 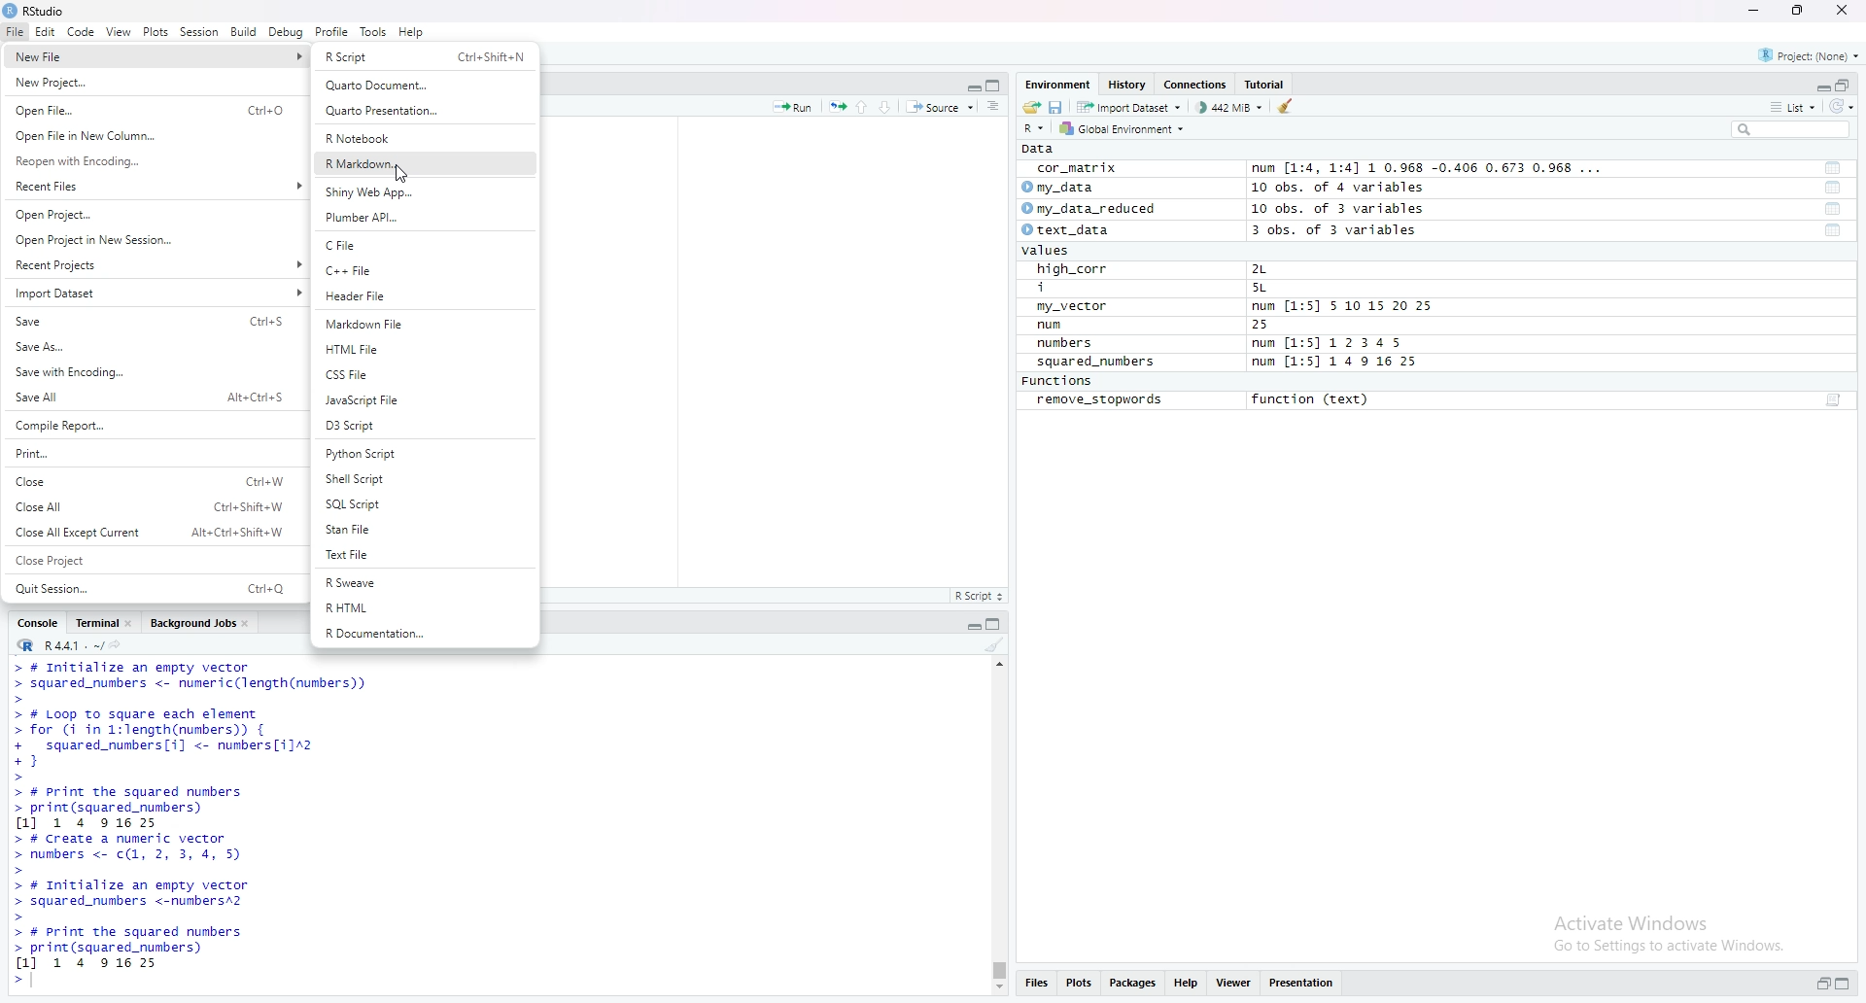 I want to click on SQL Script, so click(x=426, y=505).